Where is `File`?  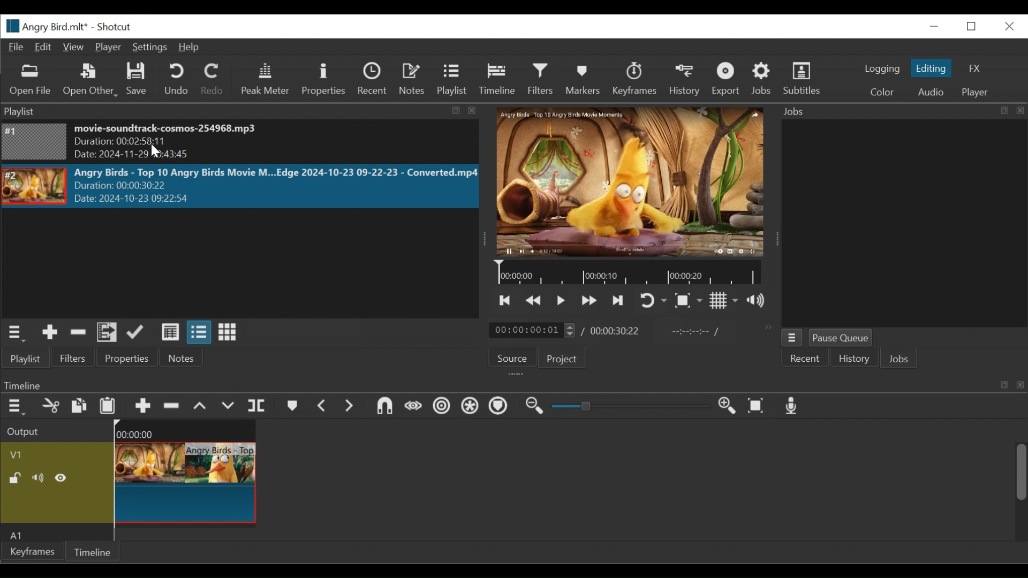
File is located at coordinates (17, 47).